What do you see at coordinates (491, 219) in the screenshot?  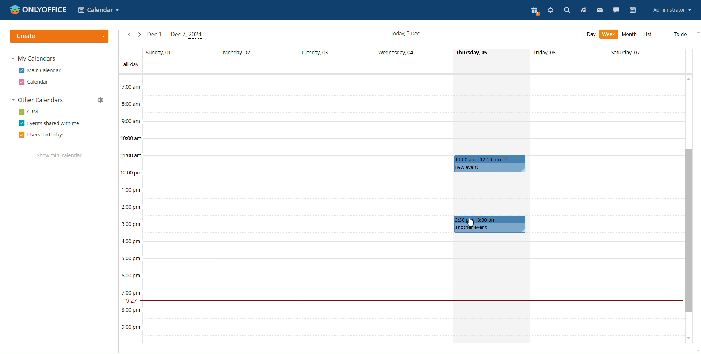 I see `2:30am to 3:30pm` at bounding box center [491, 219].